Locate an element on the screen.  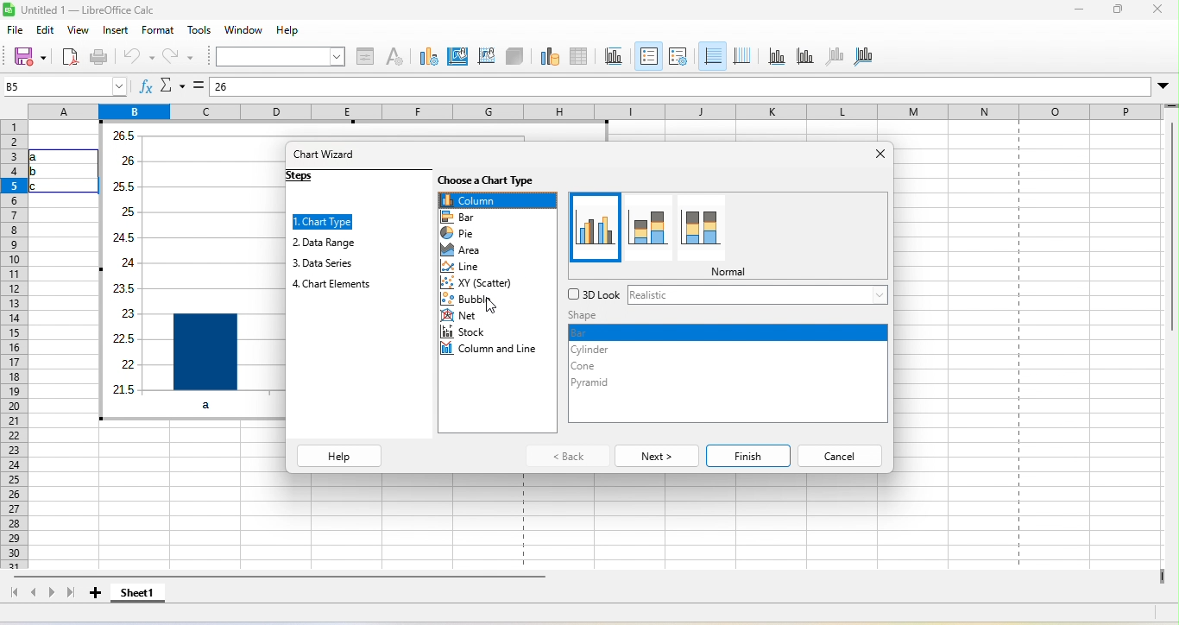
save is located at coordinates (32, 57).